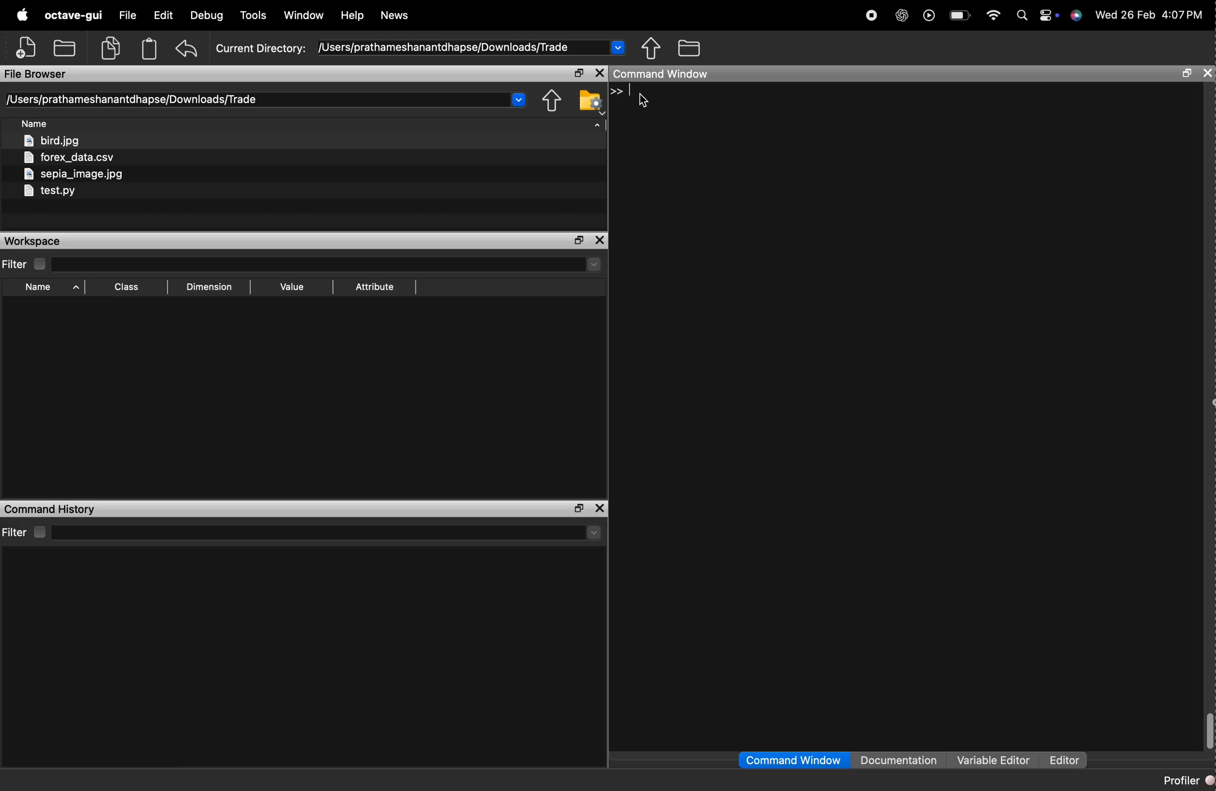 The width and height of the screenshot is (1216, 791). I want to click on Editor, so click(1066, 759).